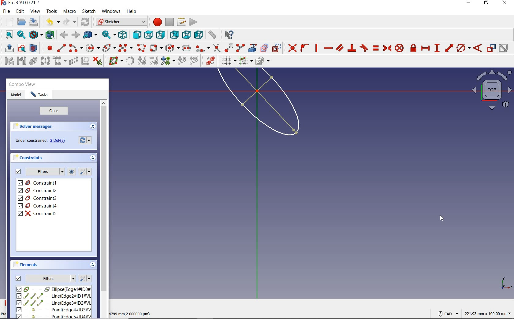 The height and width of the screenshot is (319, 514). What do you see at coordinates (464, 48) in the screenshot?
I see `constrain ar/circle` at bounding box center [464, 48].